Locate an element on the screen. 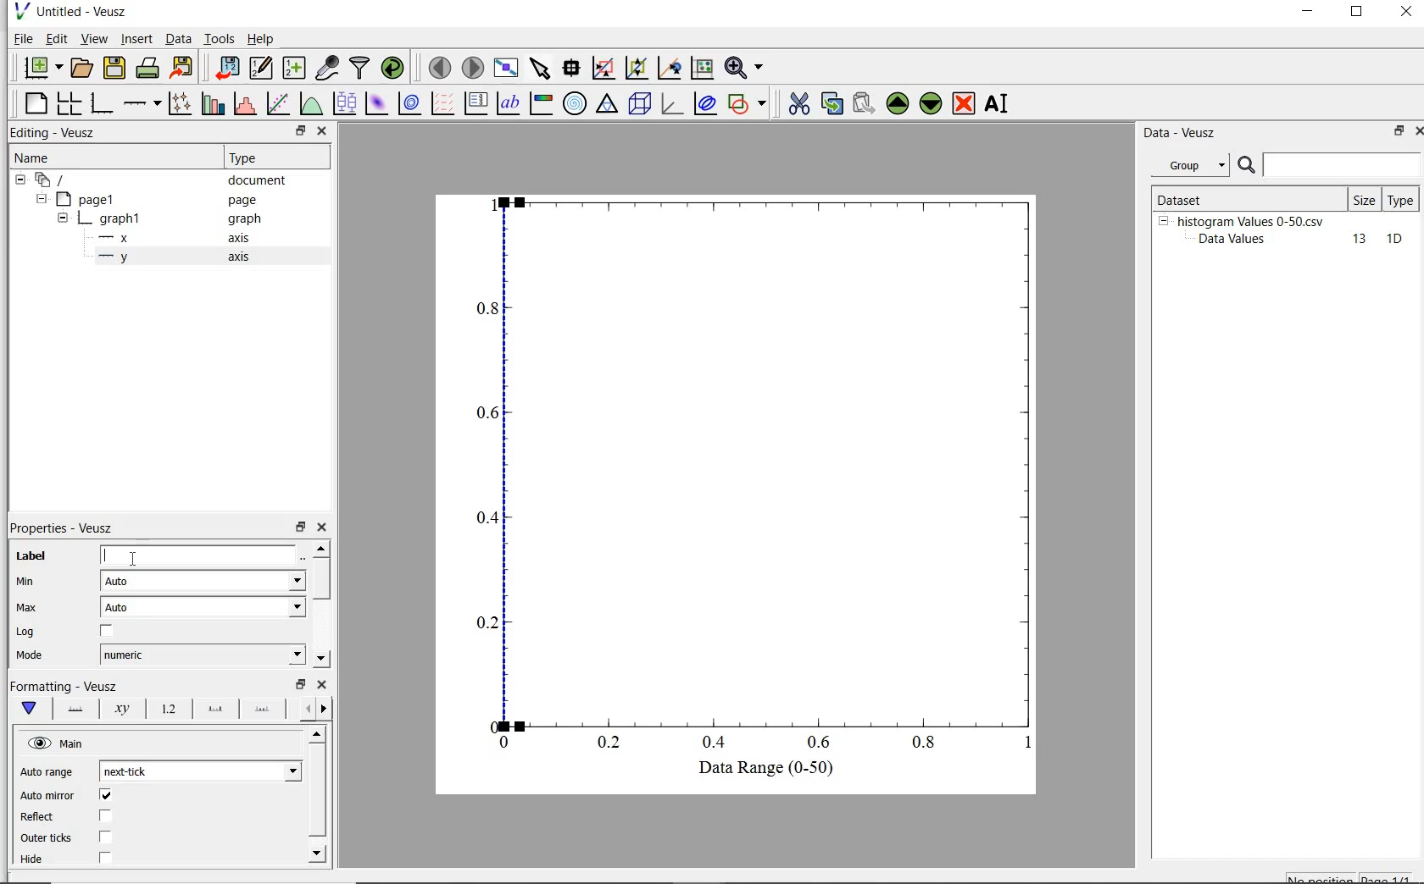 The width and height of the screenshot is (1424, 884). auto is located at coordinates (205, 607).